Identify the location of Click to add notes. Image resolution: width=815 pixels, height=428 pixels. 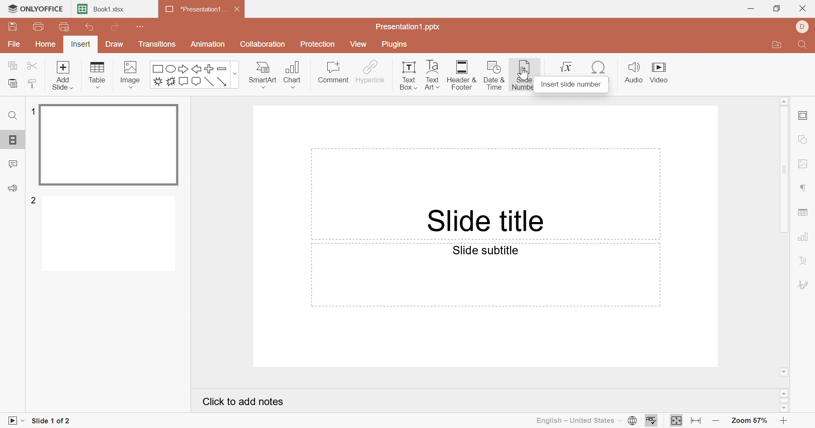
(245, 403).